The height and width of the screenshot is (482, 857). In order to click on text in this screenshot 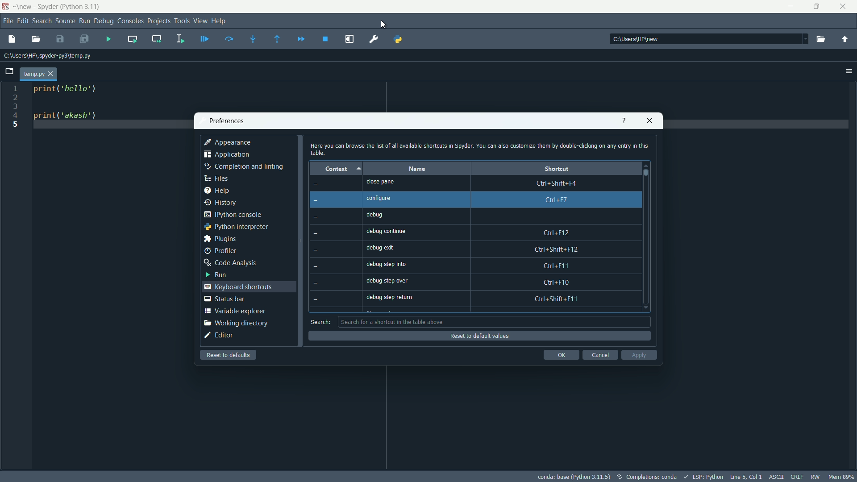, I will do `click(652, 477)`.